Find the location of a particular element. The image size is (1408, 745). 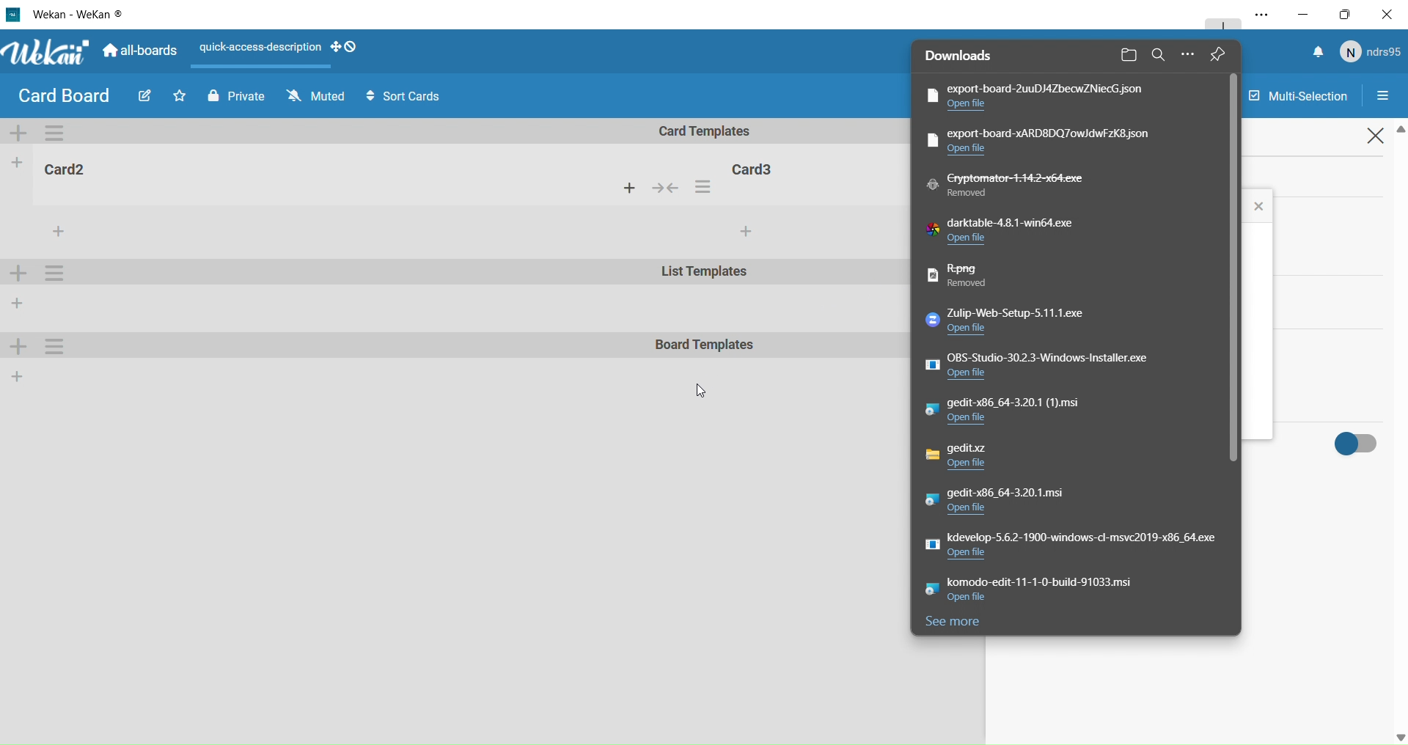

toggle off is located at coordinates (1358, 441).